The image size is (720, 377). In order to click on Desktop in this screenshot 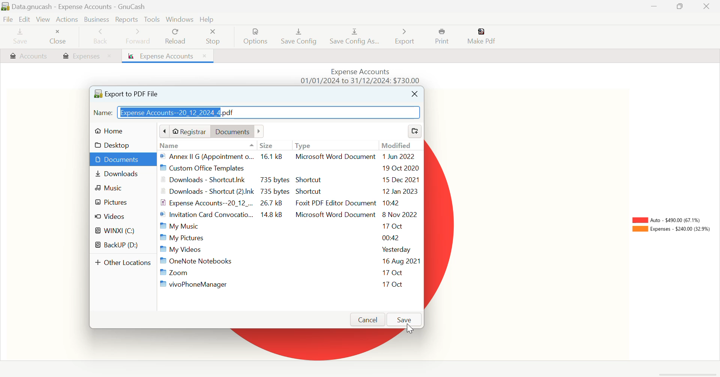, I will do `click(115, 145)`.